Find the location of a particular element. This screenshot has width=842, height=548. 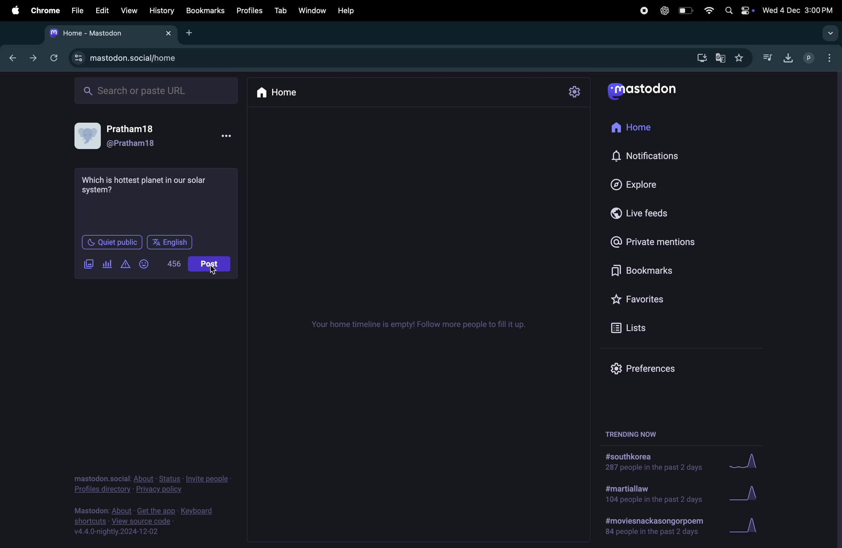

post is located at coordinates (209, 264).